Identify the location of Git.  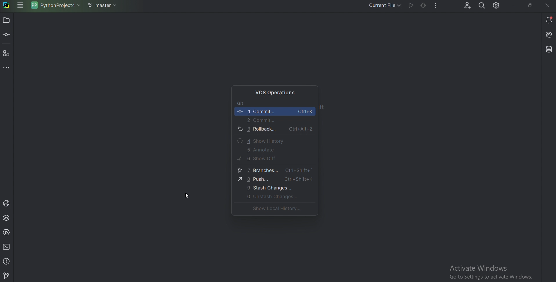
(7, 276).